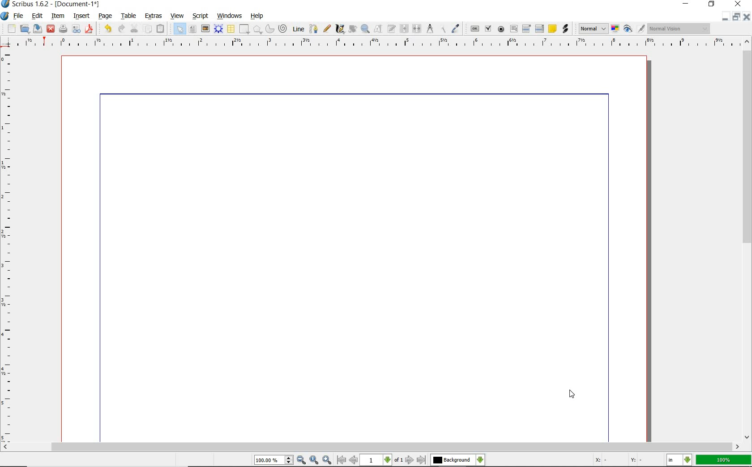 The width and height of the screenshot is (752, 467). I want to click on scrollbar, so click(748, 240).